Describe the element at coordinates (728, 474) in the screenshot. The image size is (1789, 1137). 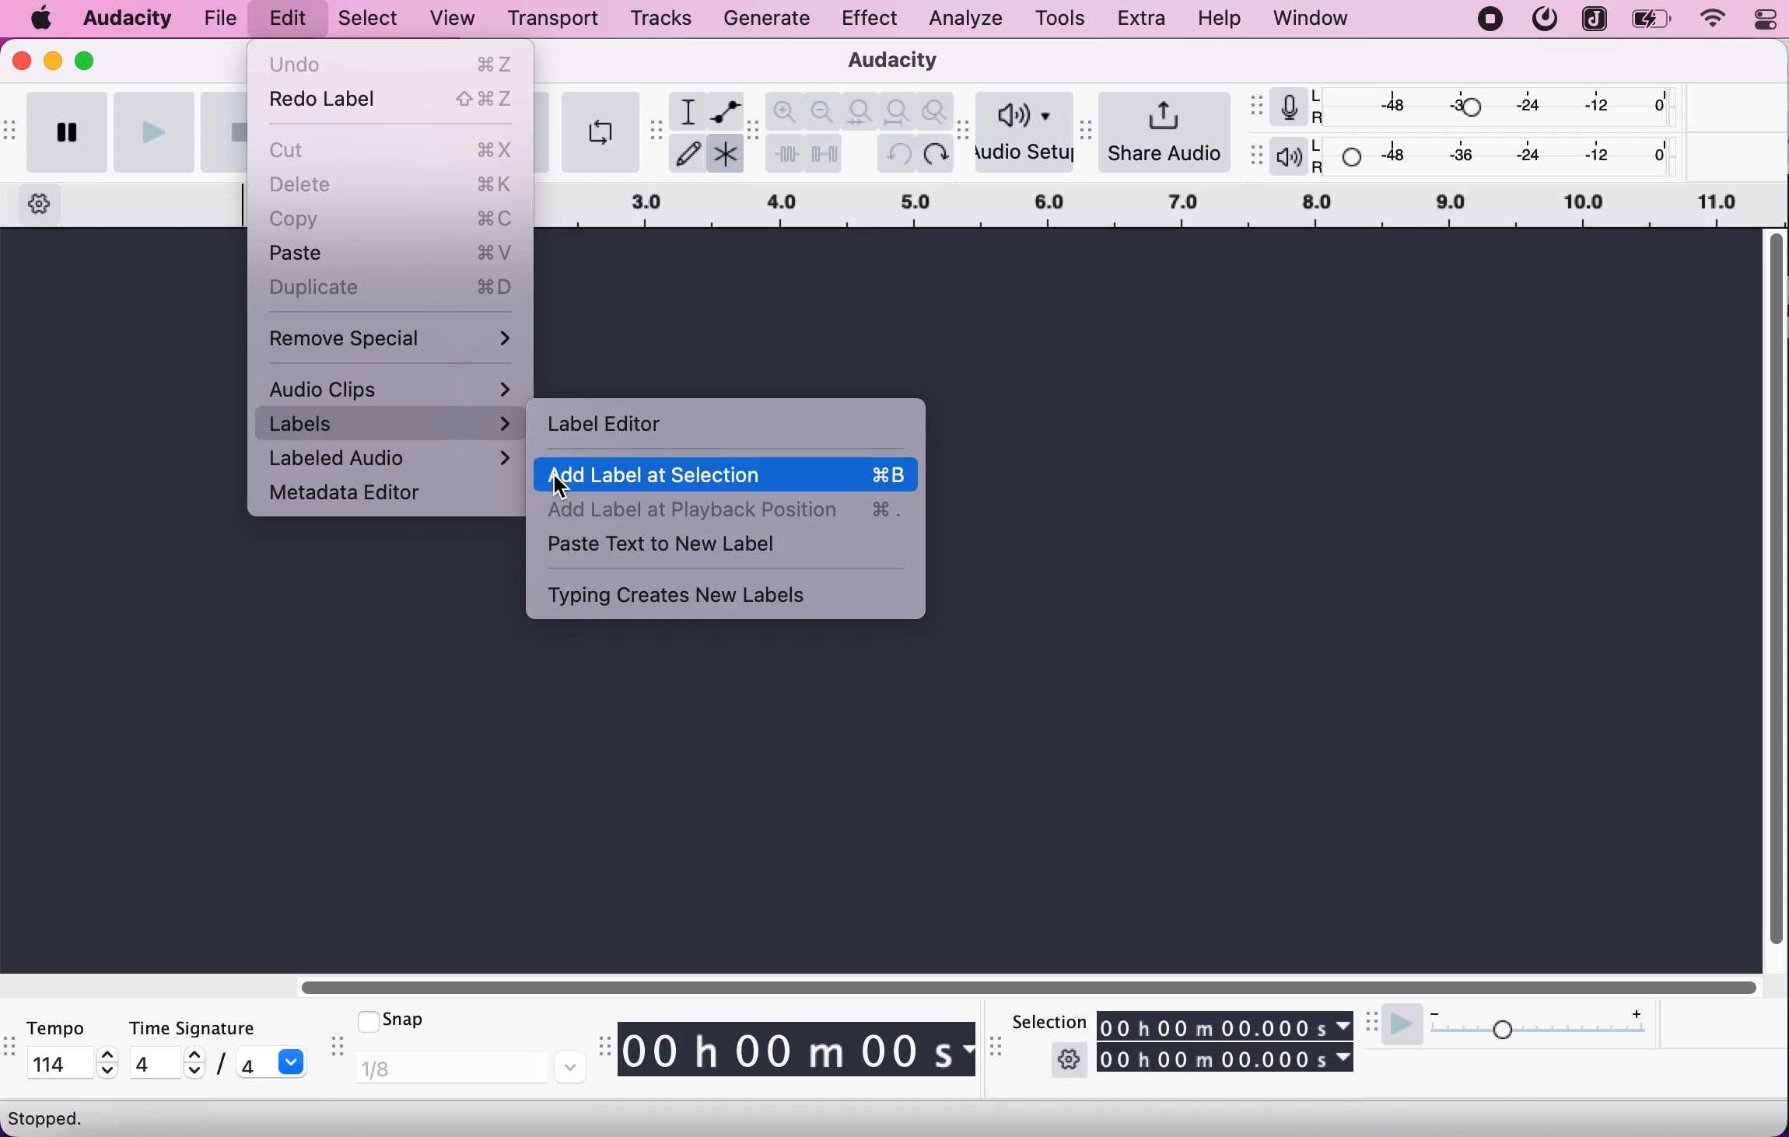
I see `add label at selection` at that location.